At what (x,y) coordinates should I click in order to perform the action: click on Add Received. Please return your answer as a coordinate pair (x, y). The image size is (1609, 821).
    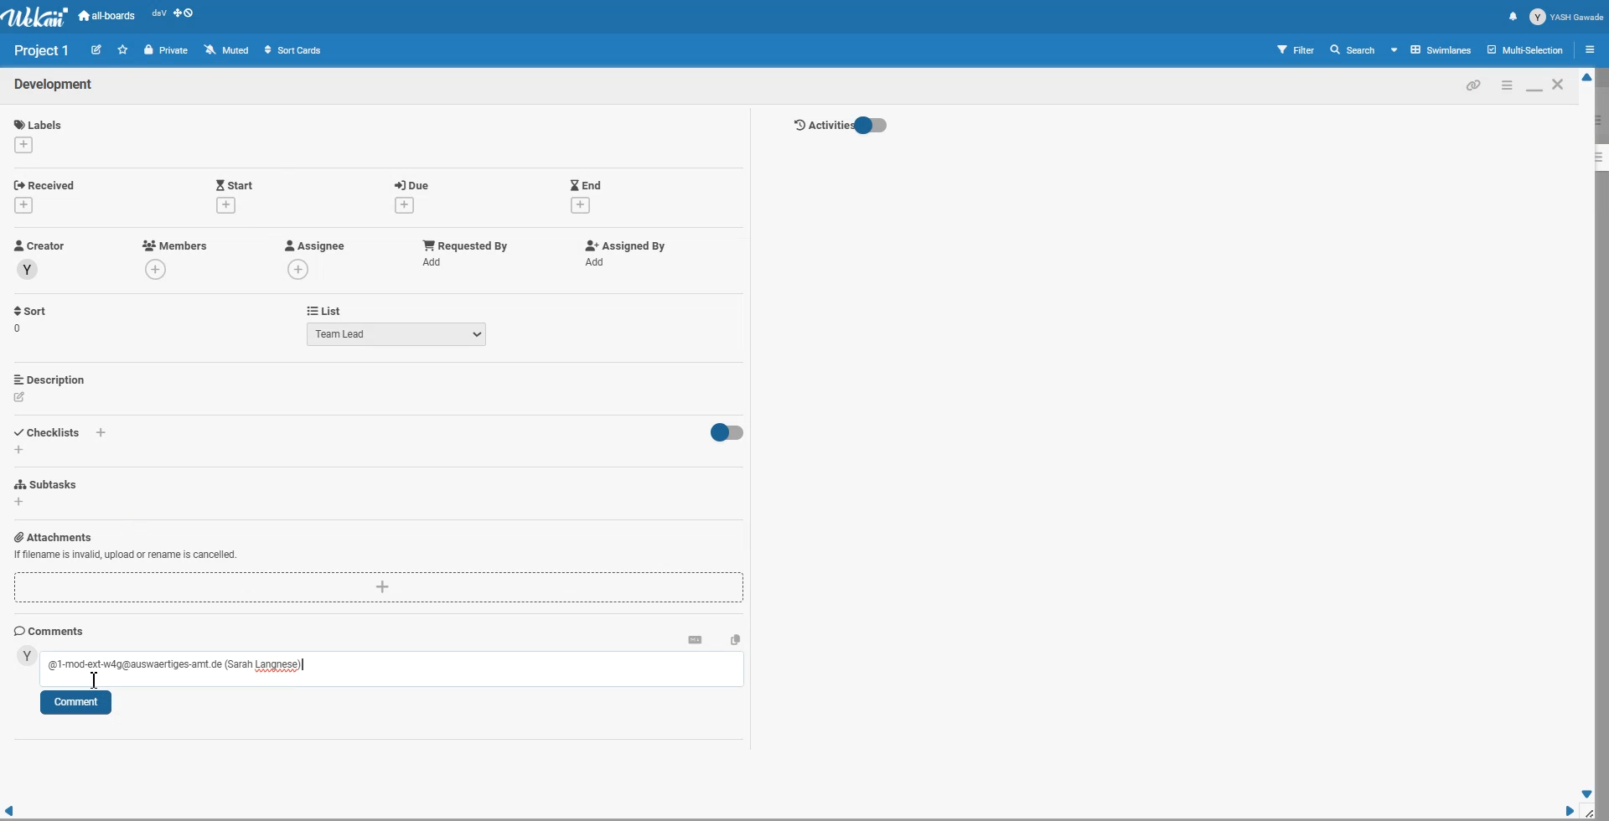
    Looking at the image, I should click on (49, 183).